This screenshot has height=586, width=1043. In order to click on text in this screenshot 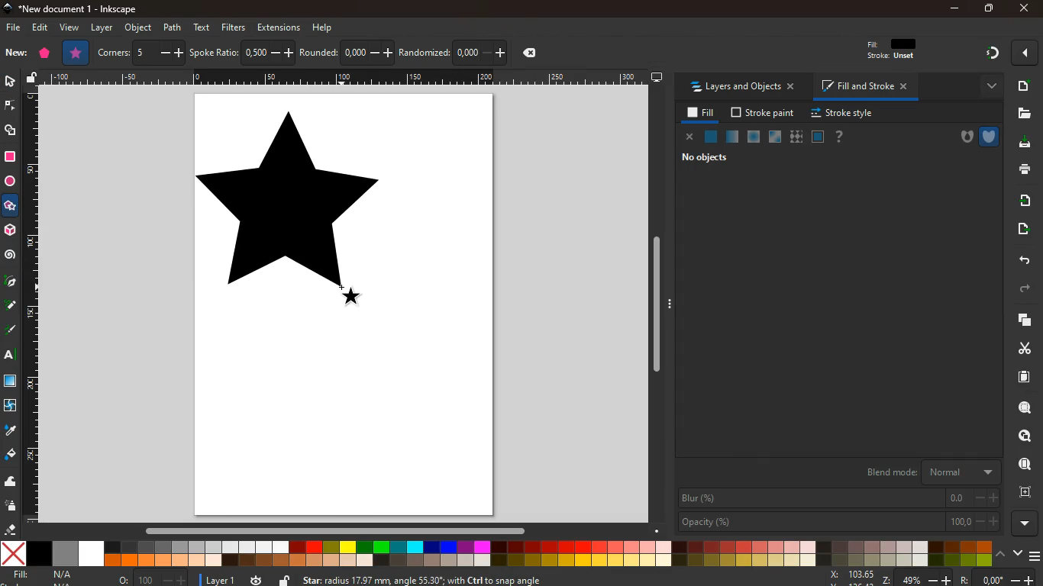, I will do `click(203, 27)`.